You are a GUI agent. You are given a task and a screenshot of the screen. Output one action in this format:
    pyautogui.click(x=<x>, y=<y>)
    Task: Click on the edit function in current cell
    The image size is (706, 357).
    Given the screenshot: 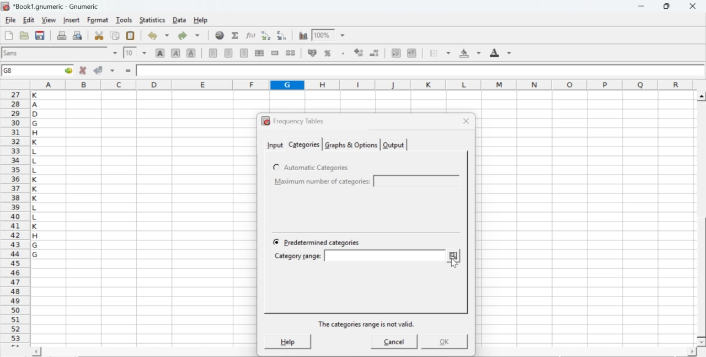 What is the action you would take?
    pyautogui.click(x=252, y=35)
    